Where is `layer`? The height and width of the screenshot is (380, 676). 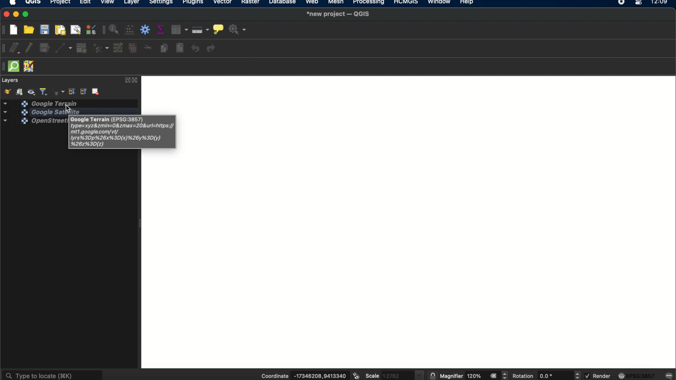 layer is located at coordinates (132, 3).